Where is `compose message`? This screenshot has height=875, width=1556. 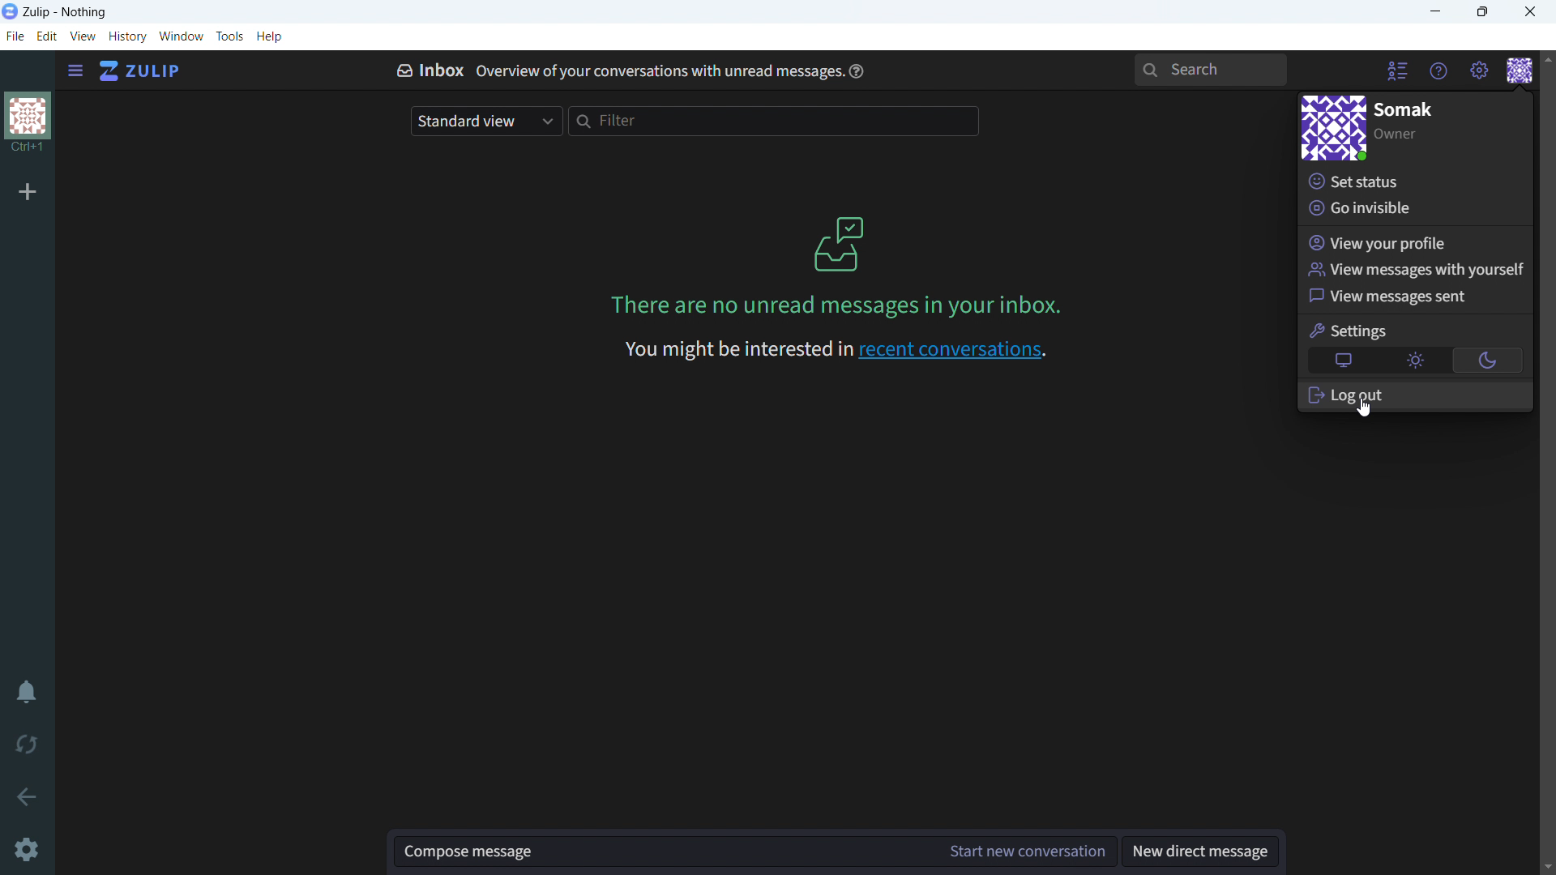 compose message is located at coordinates (666, 852).